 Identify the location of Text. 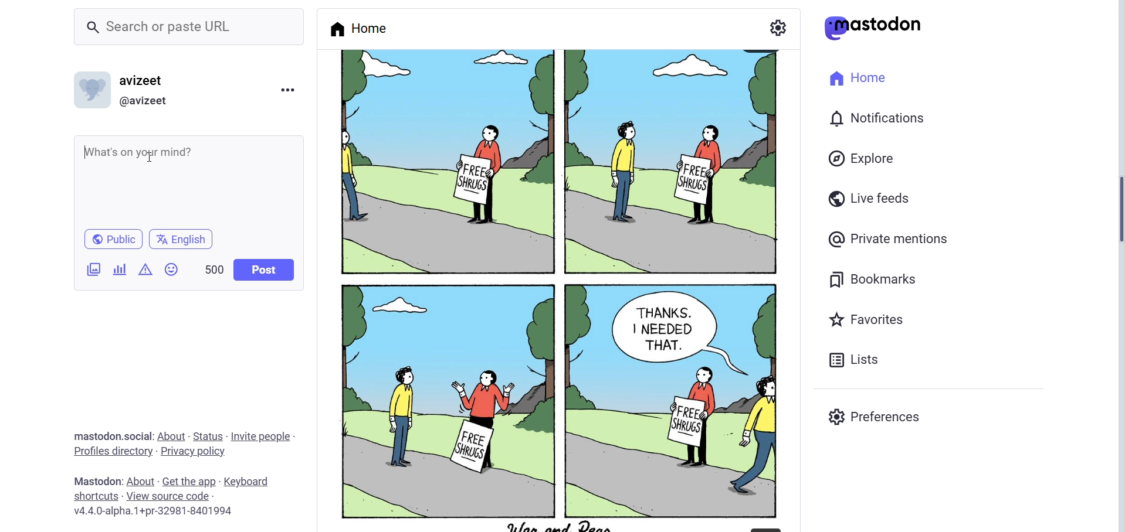
(96, 480).